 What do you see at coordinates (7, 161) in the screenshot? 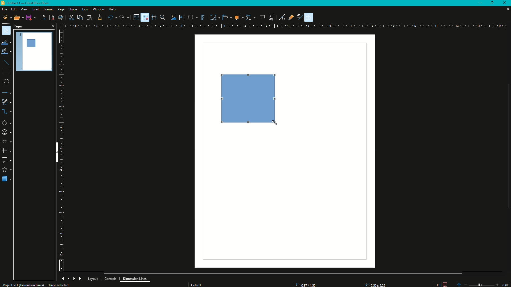
I see `Text Bubbles` at bounding box center [7, 161].